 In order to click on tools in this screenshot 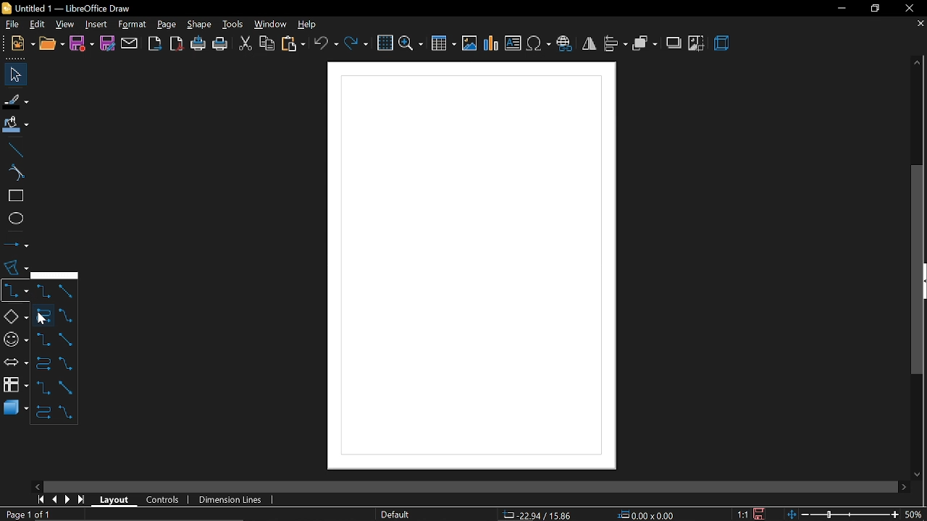, I will do `click(231, 24)`.